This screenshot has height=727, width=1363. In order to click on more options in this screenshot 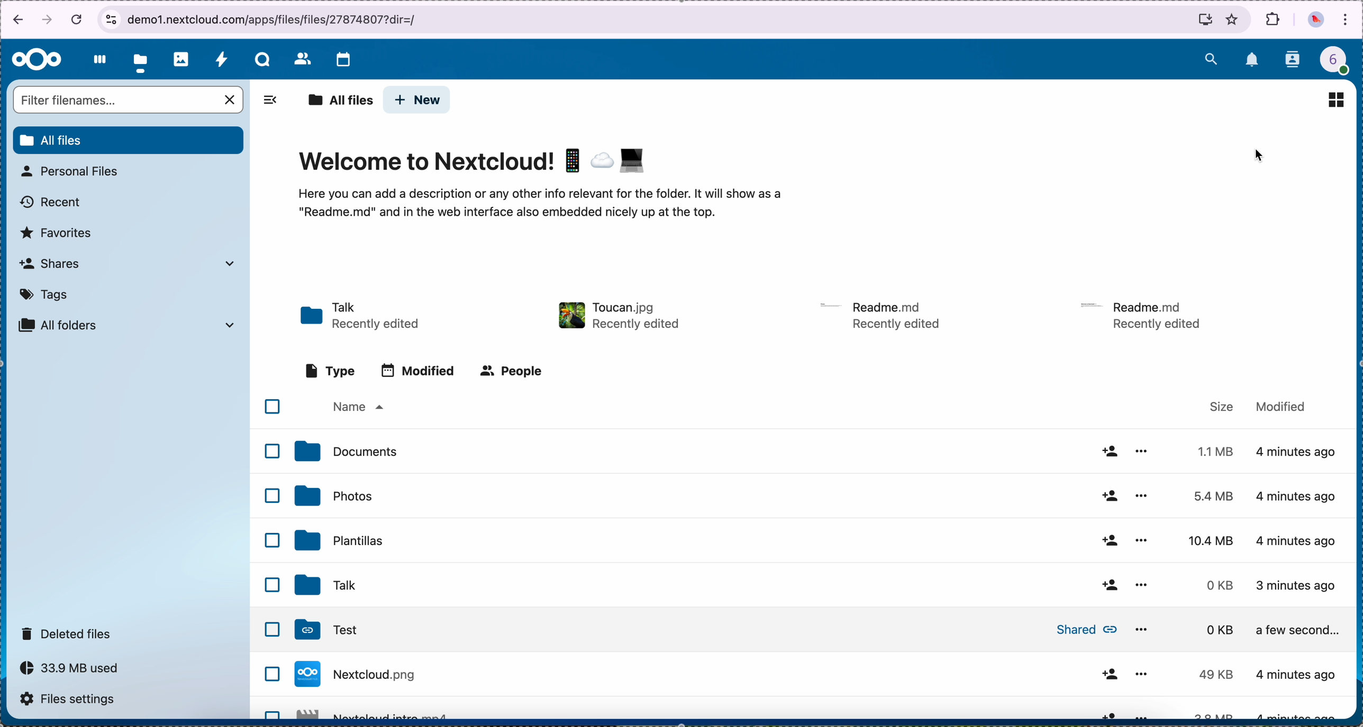, I will do `click(1143, 585)`.